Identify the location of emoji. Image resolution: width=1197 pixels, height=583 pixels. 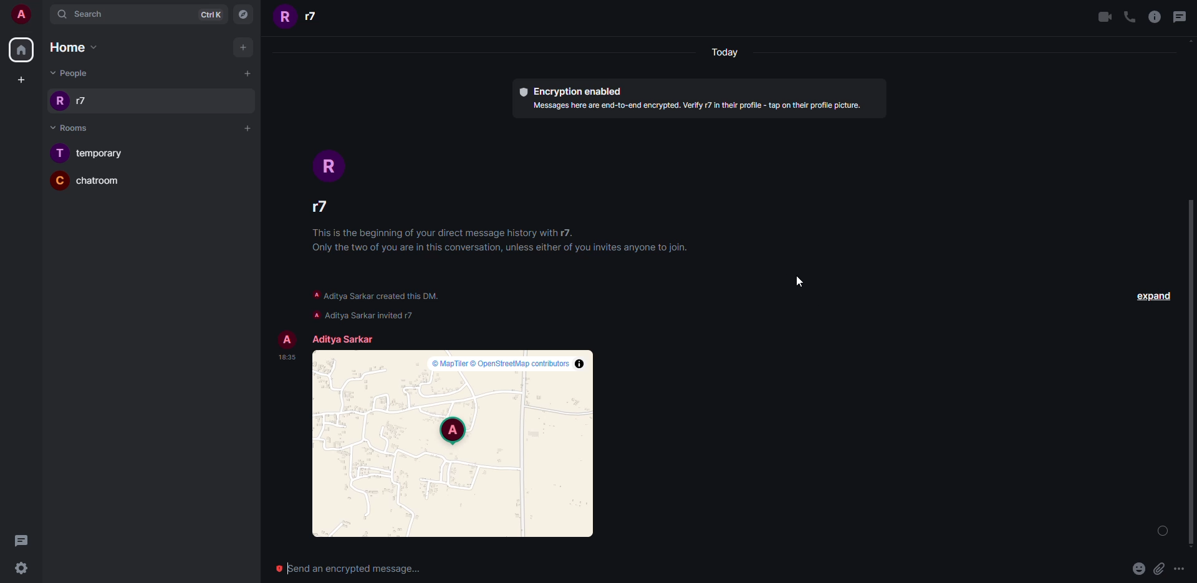
(1137, 569).